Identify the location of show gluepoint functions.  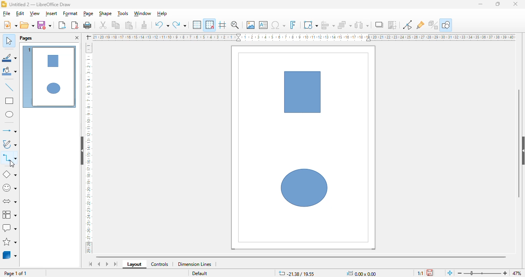
(420, 25).